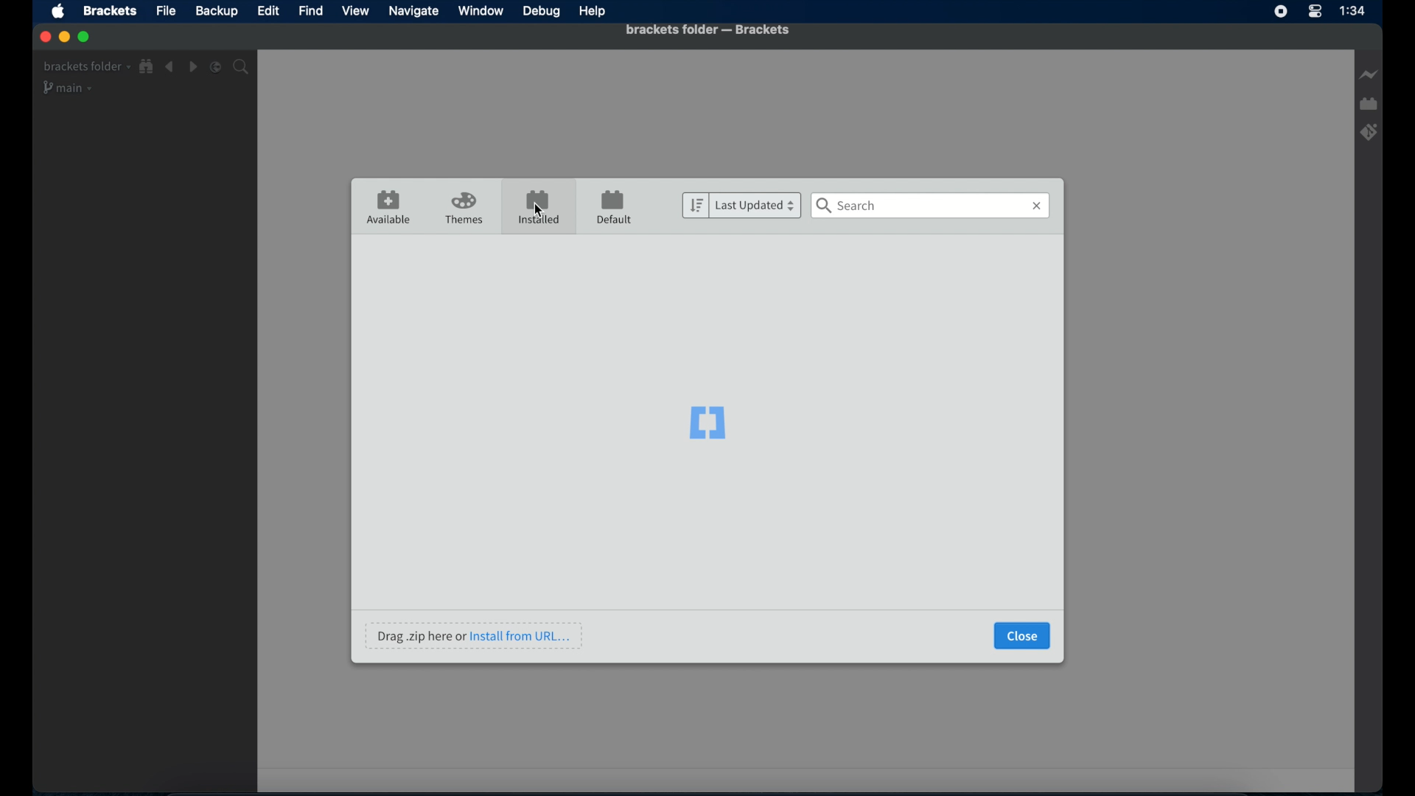 The height and width of the screenshot is (796, 1415). Describe the element at coordinates (192, 67) in the screenshot. I see `Navigate forward` at that location.